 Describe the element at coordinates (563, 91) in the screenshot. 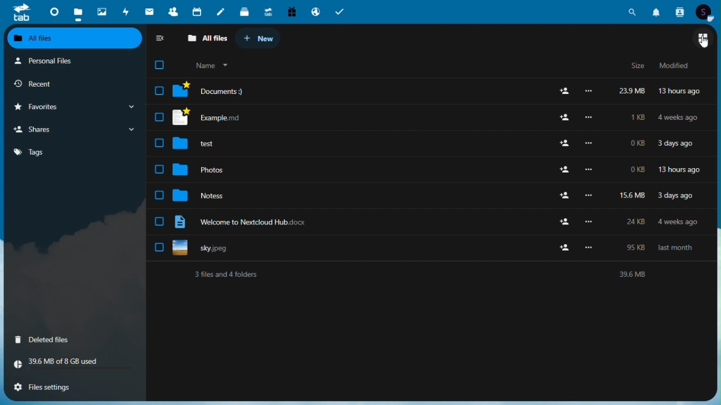

I see `add user` at that location.